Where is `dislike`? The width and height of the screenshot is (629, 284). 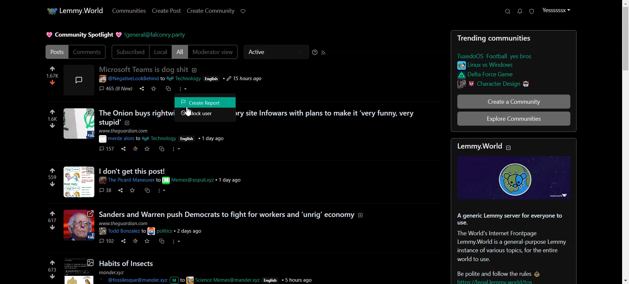 dislike is located at coordinates (54, 126).